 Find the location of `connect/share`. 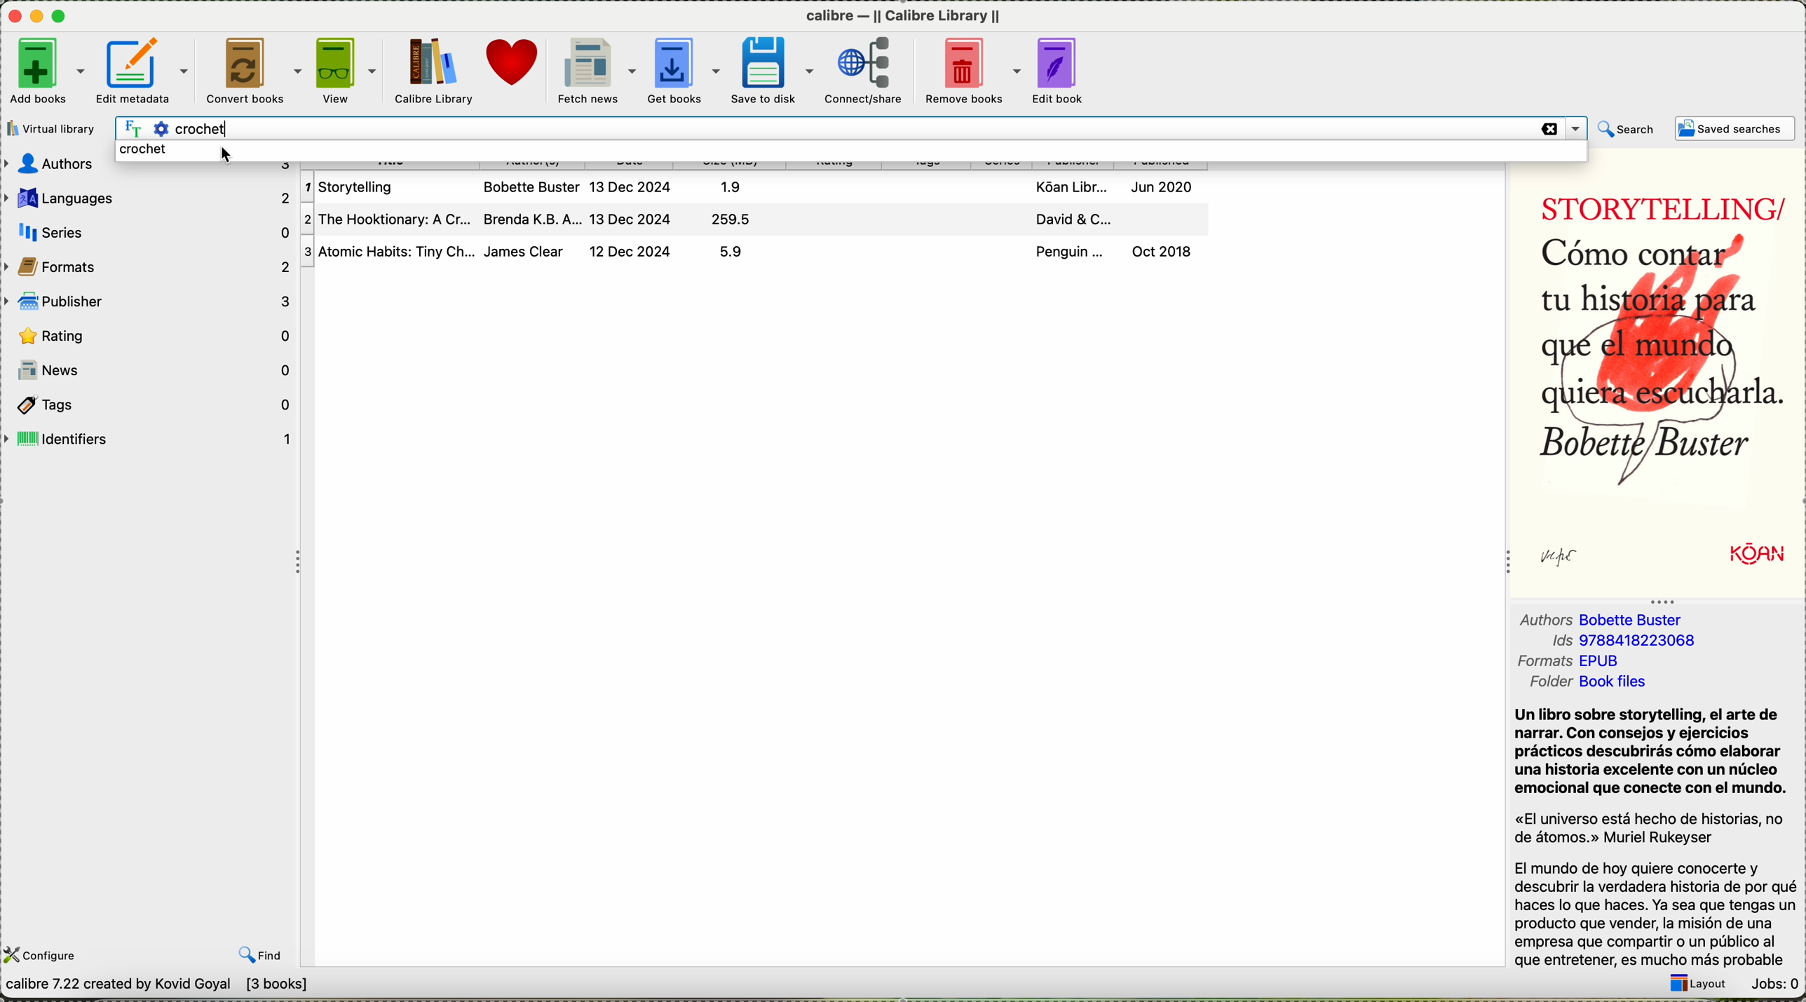

connect/share is located at coordinates (866, 69).